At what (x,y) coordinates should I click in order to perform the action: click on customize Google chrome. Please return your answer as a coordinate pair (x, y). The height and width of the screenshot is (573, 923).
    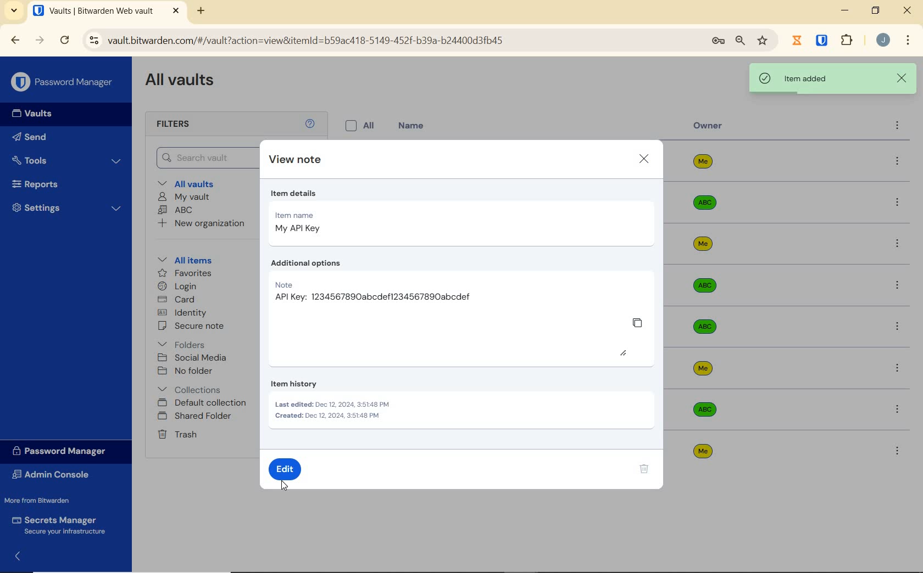
    Looking at the image, I should click on (908, 41).